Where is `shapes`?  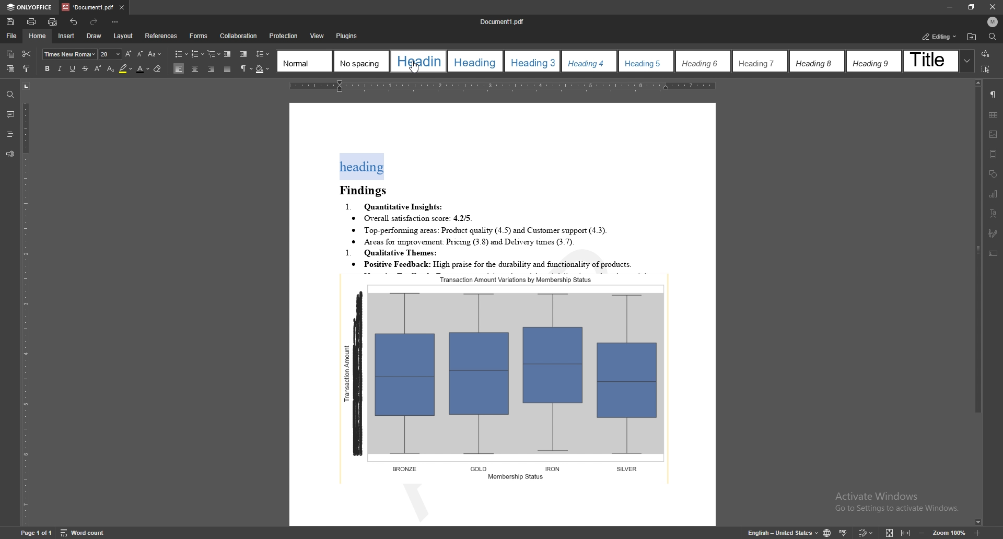
shapes is located at coordinates (994, 174).